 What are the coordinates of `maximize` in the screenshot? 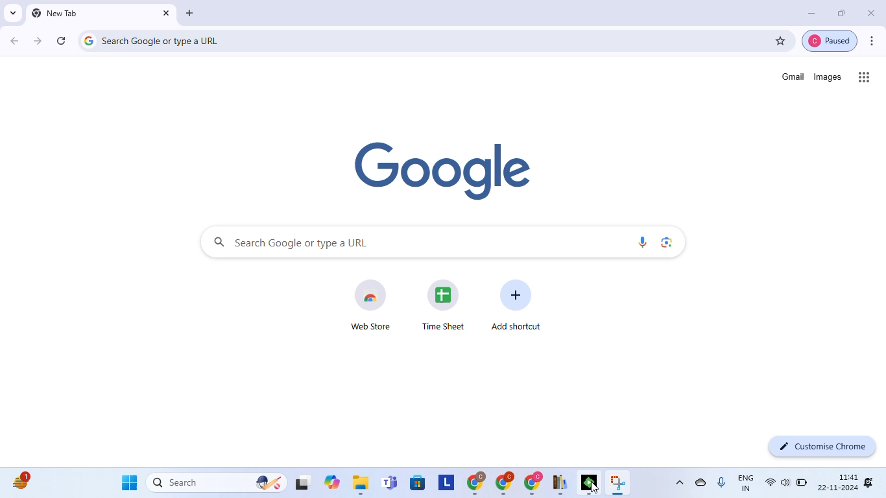 It's located at (843, 14).